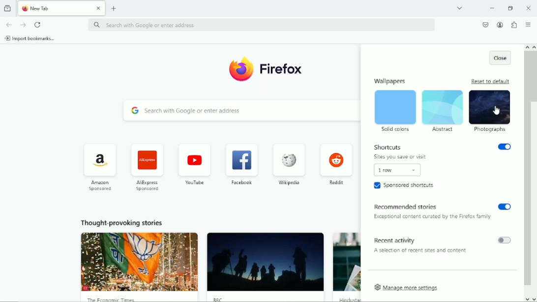 The width and height of the screenshot is (537, 302). What do you see at coordinates (395, 112) in the screenshot?
I see `solid colors` at bounding box center [395, 112].